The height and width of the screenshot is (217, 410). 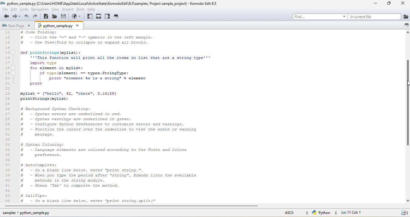 What do you see at coordinates (407, 32) in the screenshot?
I see `scroll up` at bounding box center [407, 32].